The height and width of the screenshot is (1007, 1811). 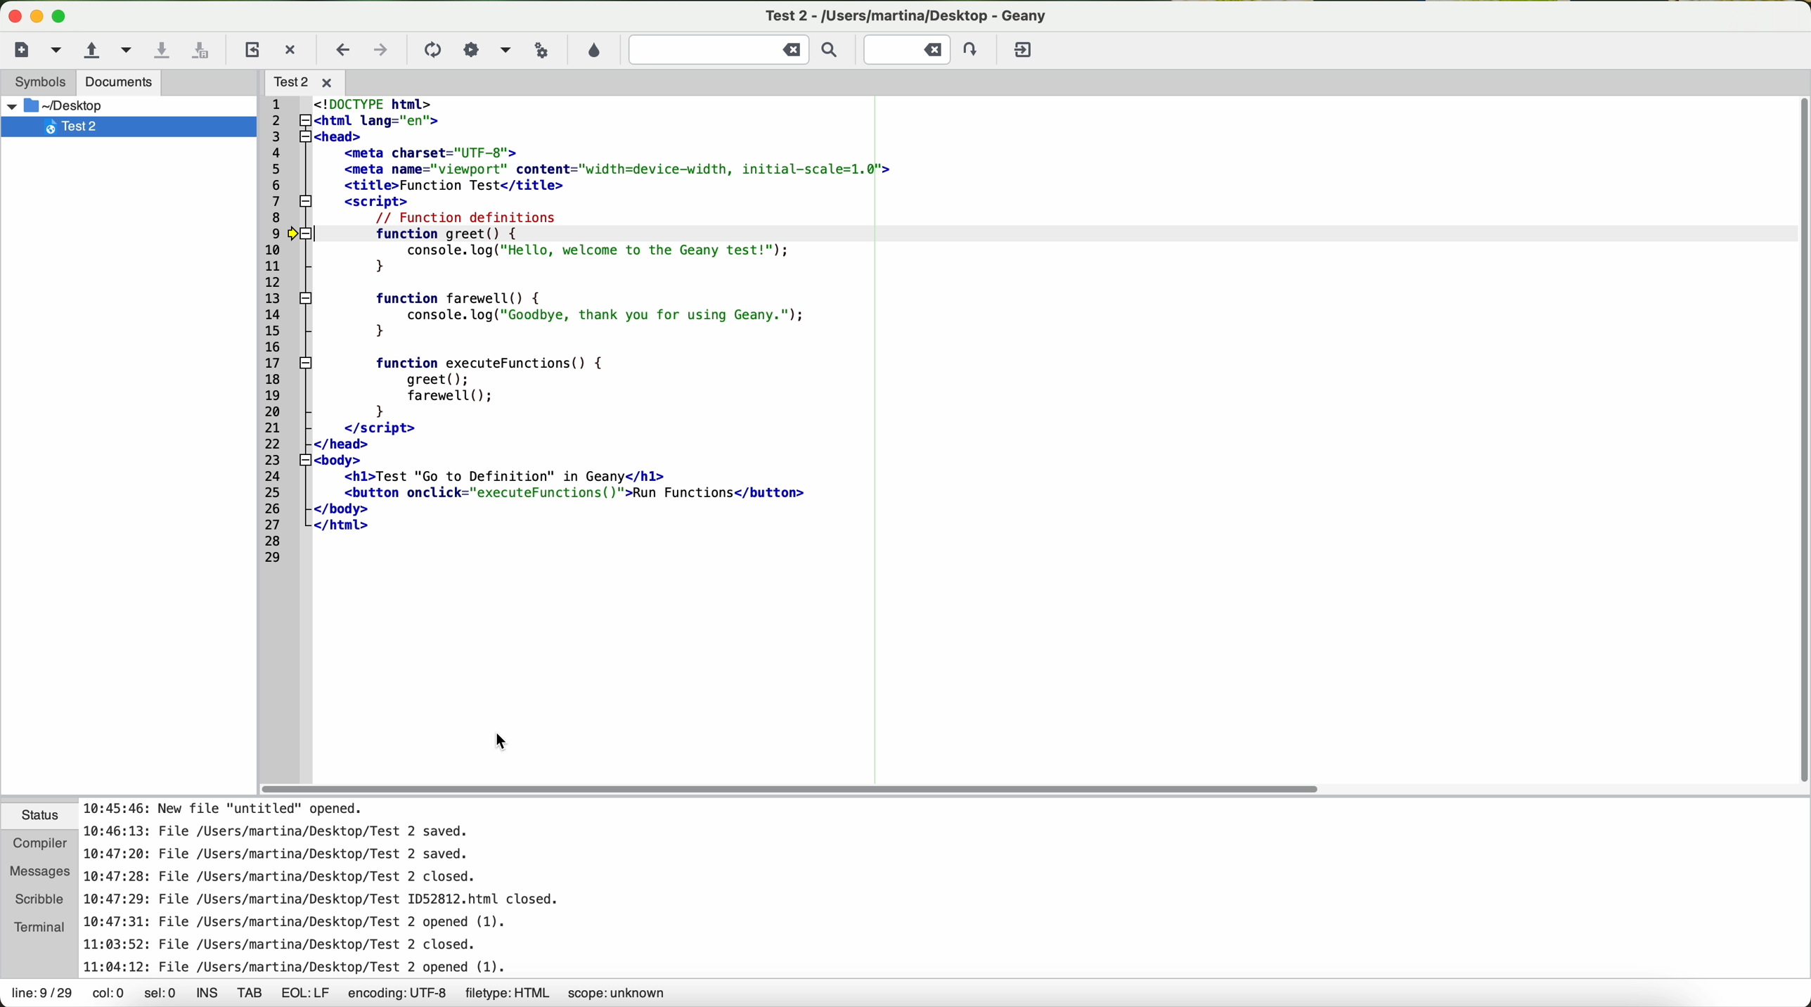 I want to click on scribble, so click(x=37, y=899).